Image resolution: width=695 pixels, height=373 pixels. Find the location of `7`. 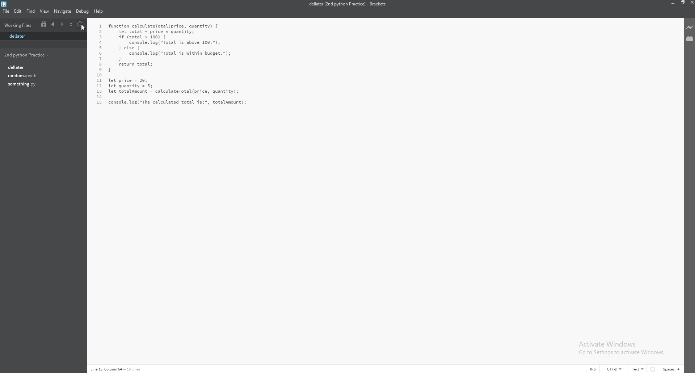

7 is located at coordinates (101, 59).